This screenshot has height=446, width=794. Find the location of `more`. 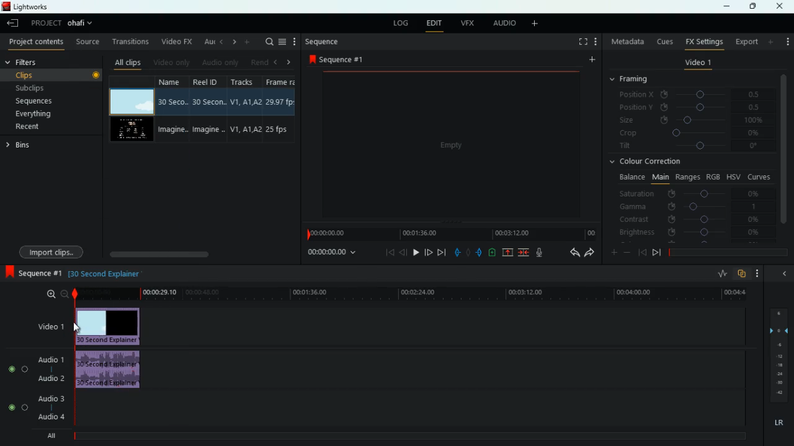

more is located at coordinates (295, 41).